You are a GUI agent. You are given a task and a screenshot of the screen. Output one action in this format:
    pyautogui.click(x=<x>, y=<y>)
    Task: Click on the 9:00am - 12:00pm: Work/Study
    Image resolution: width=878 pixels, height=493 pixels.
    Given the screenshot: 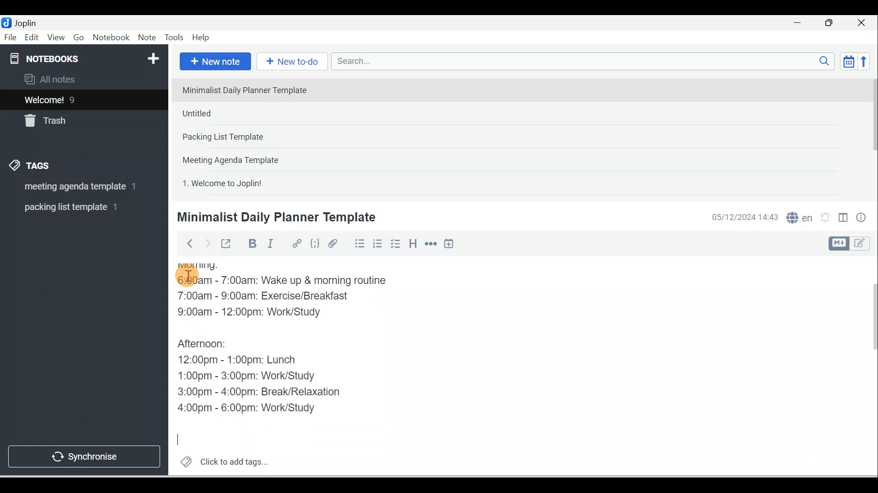 What is the action you would take?
    pyautogui.click(x=260, y=313)
    